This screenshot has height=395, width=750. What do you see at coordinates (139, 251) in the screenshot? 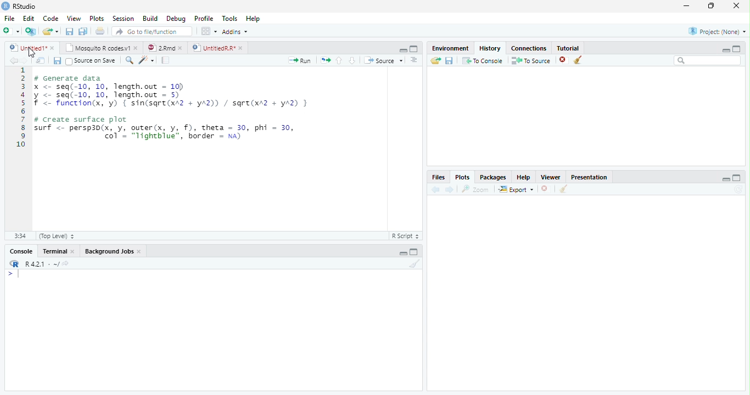
I see `Close` at bounding box center [139, 251].